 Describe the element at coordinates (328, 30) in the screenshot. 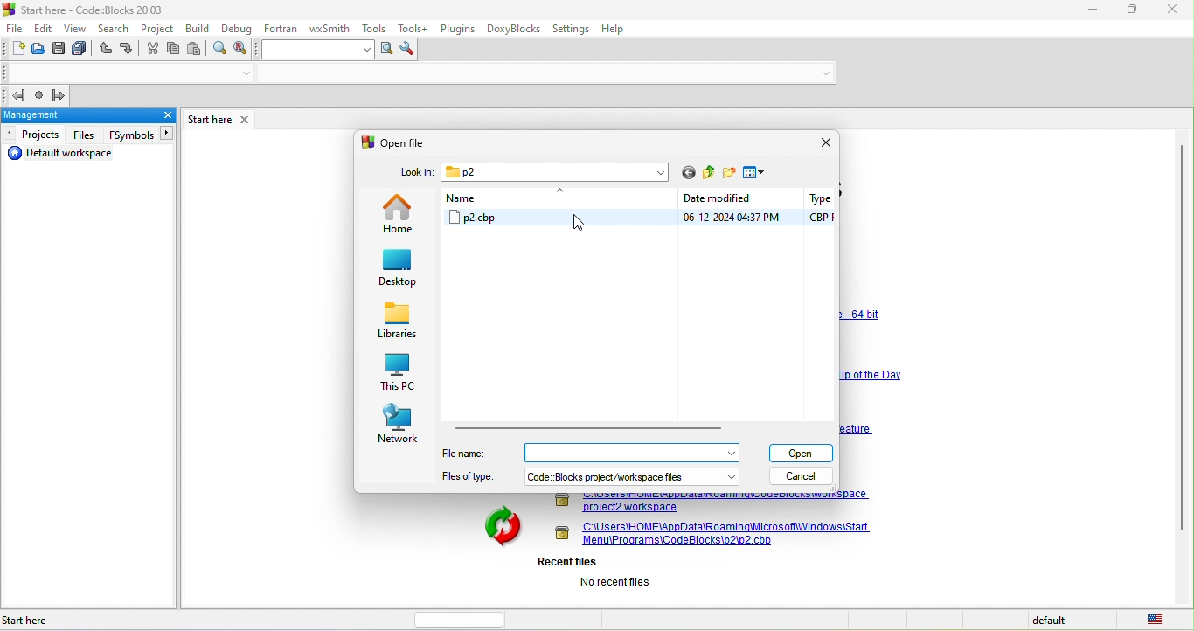

I see `wxsmith` at that location.